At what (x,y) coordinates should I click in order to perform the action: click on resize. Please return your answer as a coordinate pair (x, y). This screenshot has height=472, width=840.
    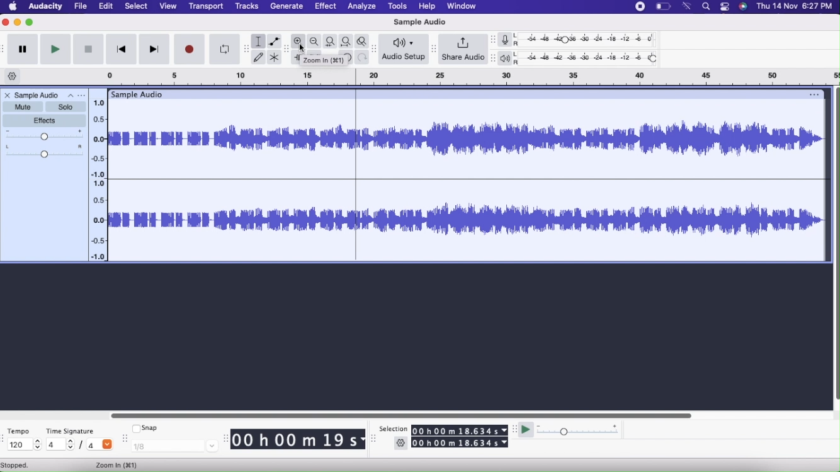
    Looking at the image, I should click on (242, 48).